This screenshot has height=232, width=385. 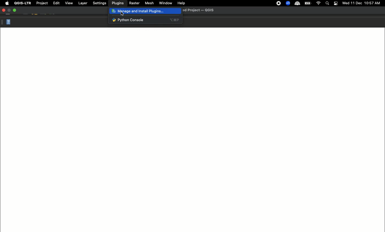 What do you see at coordinates (288, 3) in the screenshot?
I see `Extension` at bounding box center [288, 3].